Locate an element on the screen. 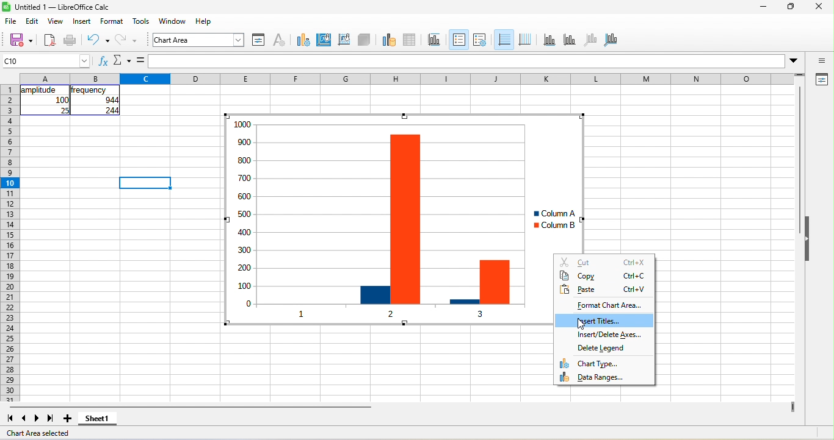 This screenshot has height=440, width=834. data table is located at coordinates (410, 40).